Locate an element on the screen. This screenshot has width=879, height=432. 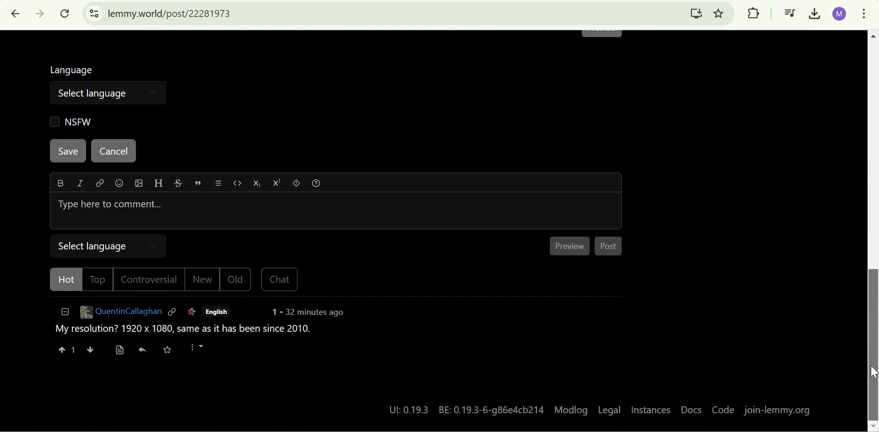
Bold is located at coordinates (60, 183).